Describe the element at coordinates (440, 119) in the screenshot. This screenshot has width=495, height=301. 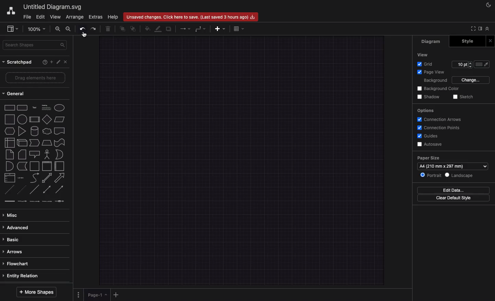
I see `Connection arrows` at that location.